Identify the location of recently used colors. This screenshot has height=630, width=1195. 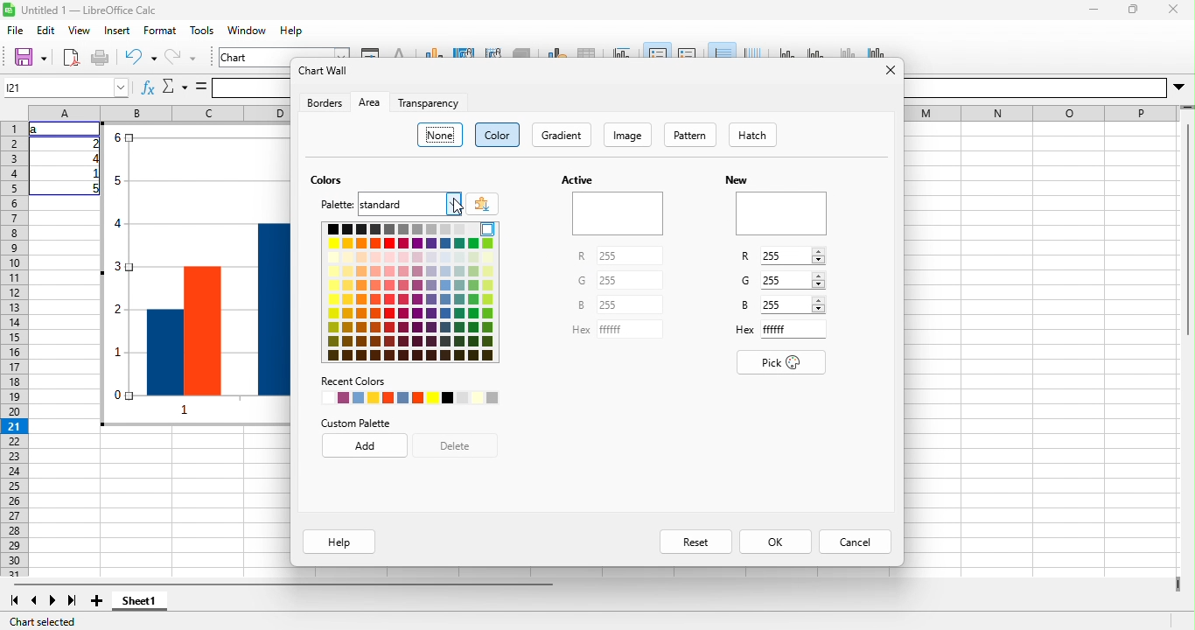
(409, 397).